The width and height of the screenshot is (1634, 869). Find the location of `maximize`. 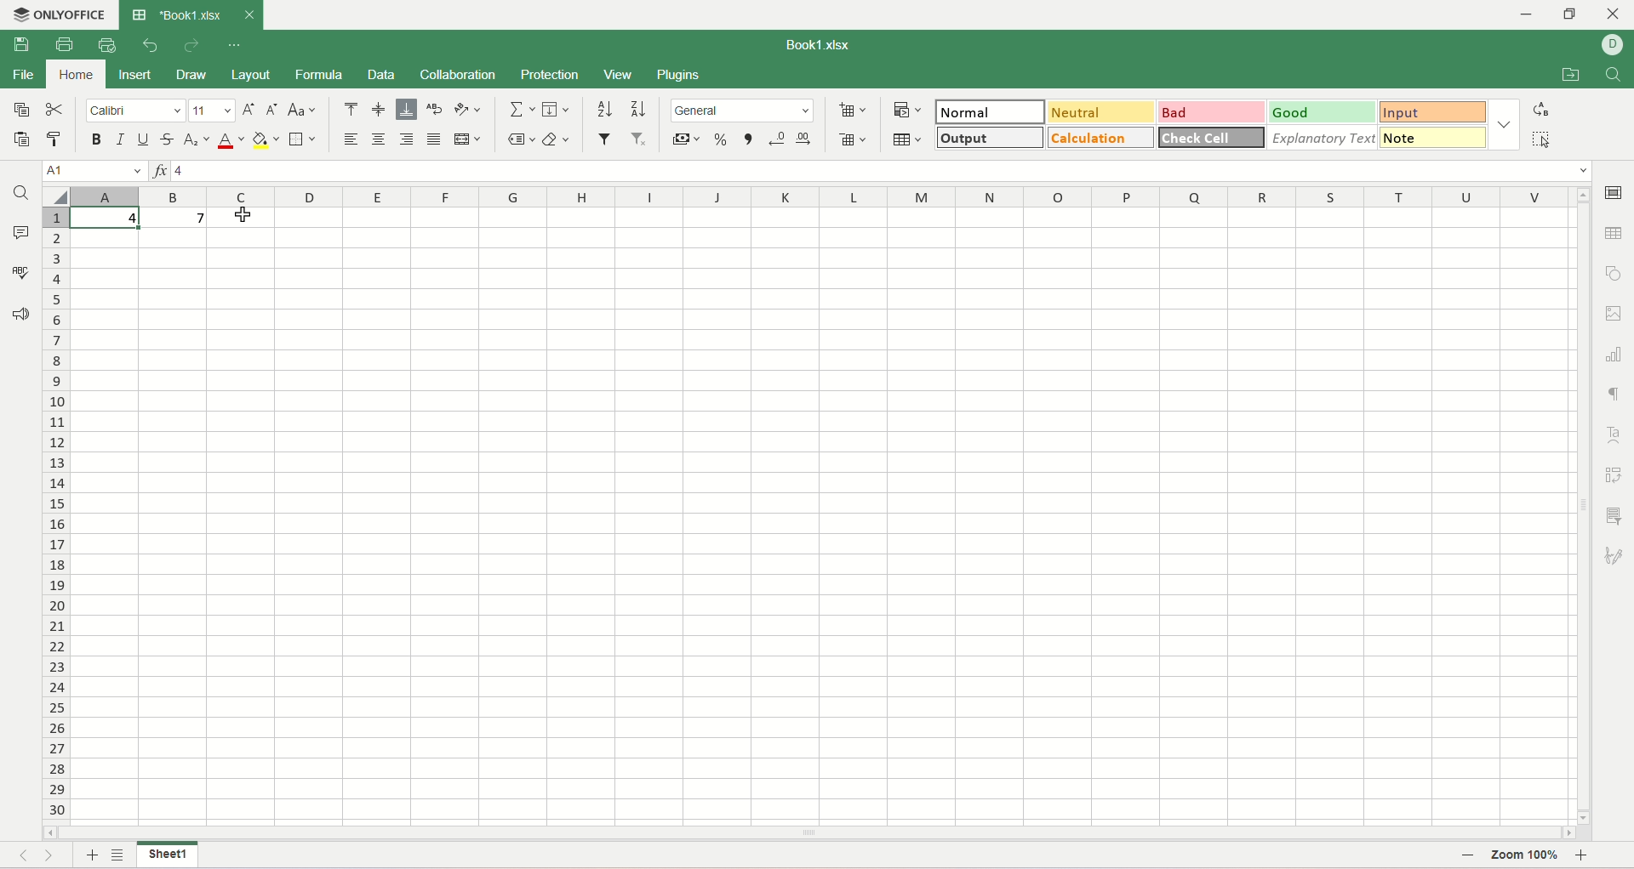

maximize is located at coordinates (1570, 14).